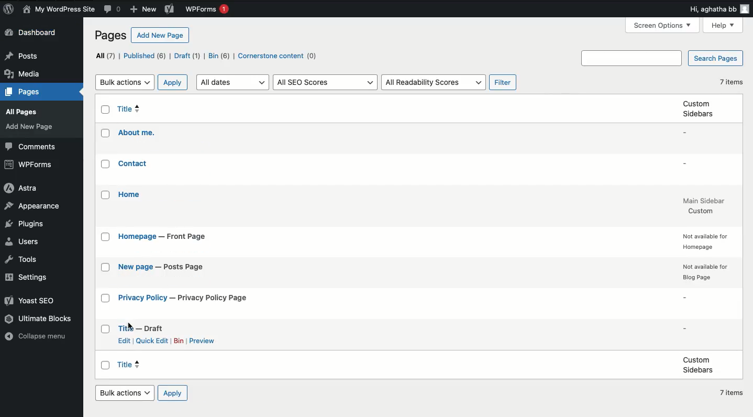 This screenshot has width=753, height=417. Describe the element at coordinates (31, 301) in the screenshot. I see `Yoast` at that location.